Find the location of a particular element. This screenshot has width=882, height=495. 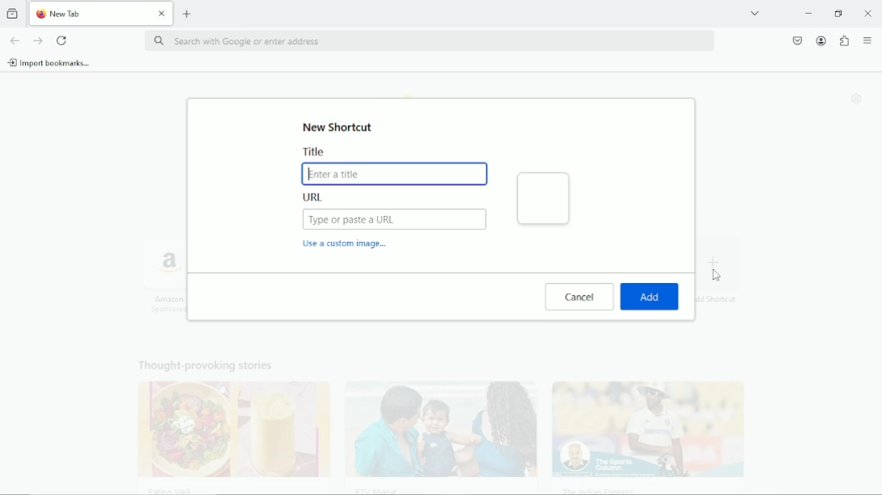

Close is located at coordinates (868, 13).